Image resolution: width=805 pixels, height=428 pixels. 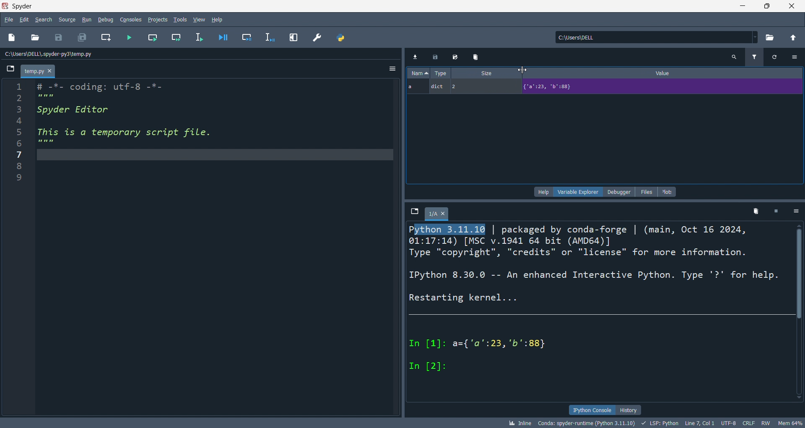 What do you see at coordinates (402, 423) in the screenshot?
I see `file data` at bounding box center [402, 423].